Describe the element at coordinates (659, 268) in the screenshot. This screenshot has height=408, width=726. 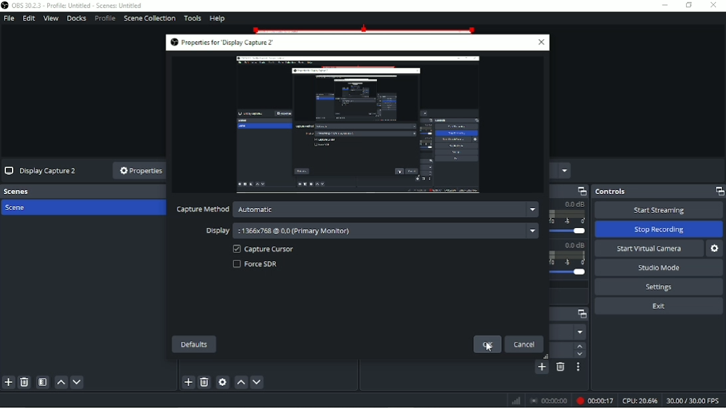
I see `Studio mode` at that location.